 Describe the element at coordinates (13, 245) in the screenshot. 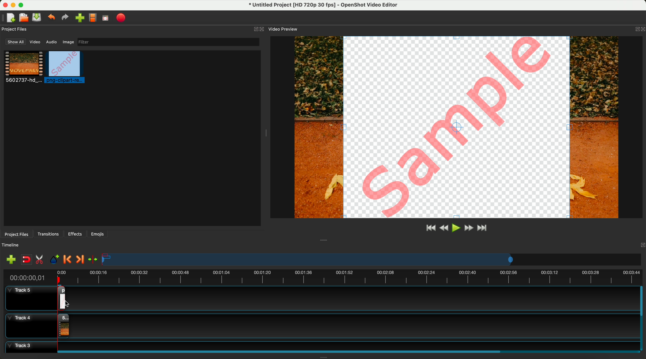

I see `timeline` at that location.